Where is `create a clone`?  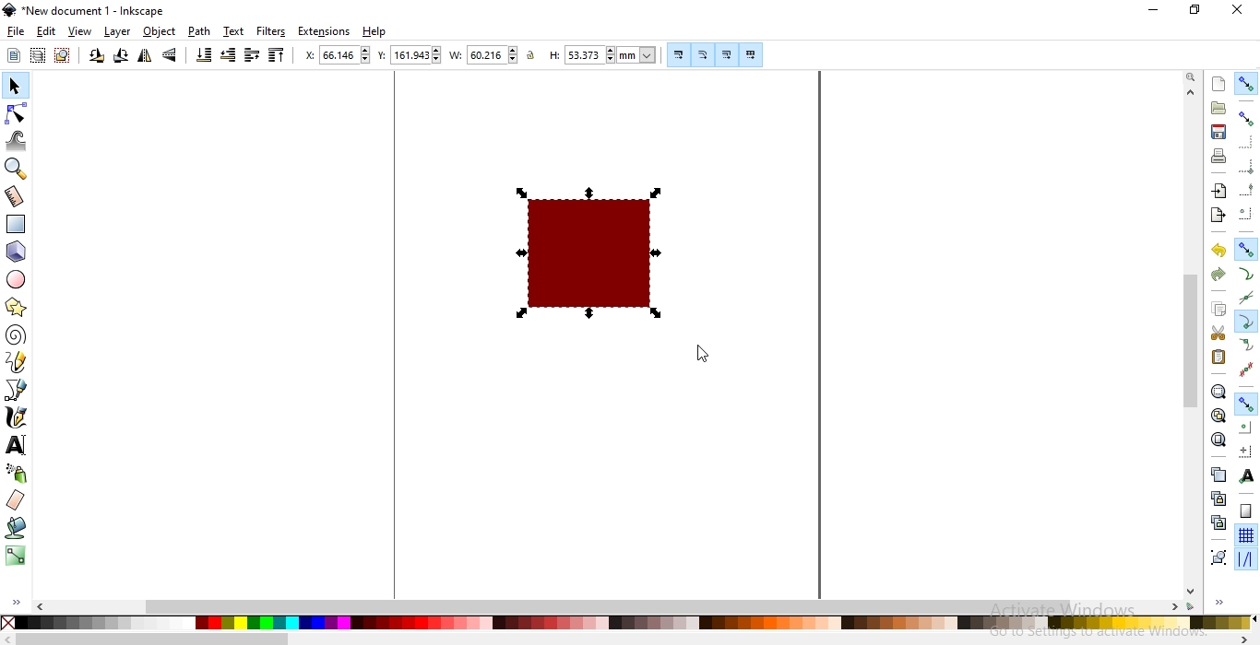 create a clone is located at coordinates (1219, 497).